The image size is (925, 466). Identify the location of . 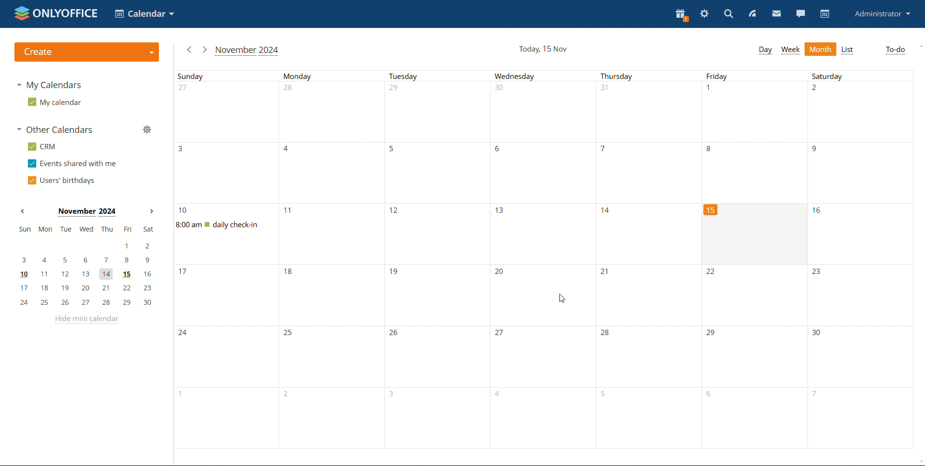
(396, 334).